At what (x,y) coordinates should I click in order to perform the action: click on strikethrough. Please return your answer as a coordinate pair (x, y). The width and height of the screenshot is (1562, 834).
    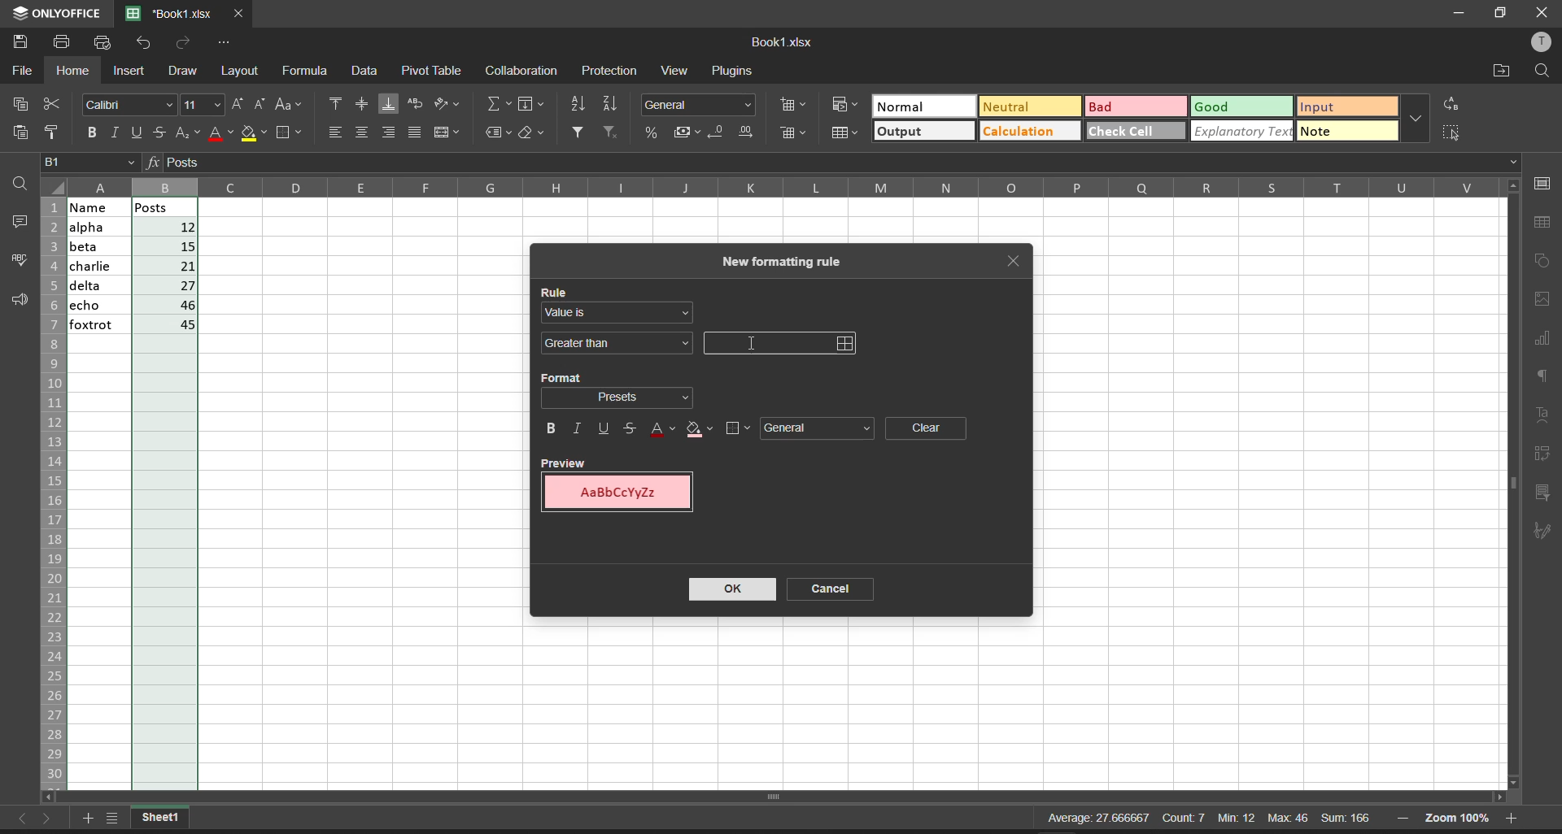
    Looking at the image, I should click on (159, 130).